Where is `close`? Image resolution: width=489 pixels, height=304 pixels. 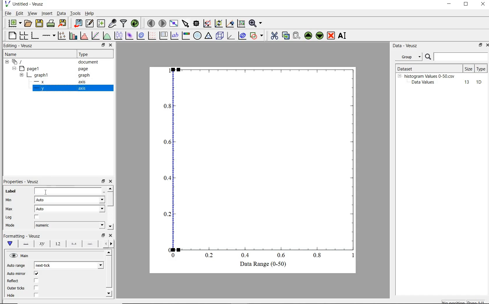
close is located at coordinates (486, 46).